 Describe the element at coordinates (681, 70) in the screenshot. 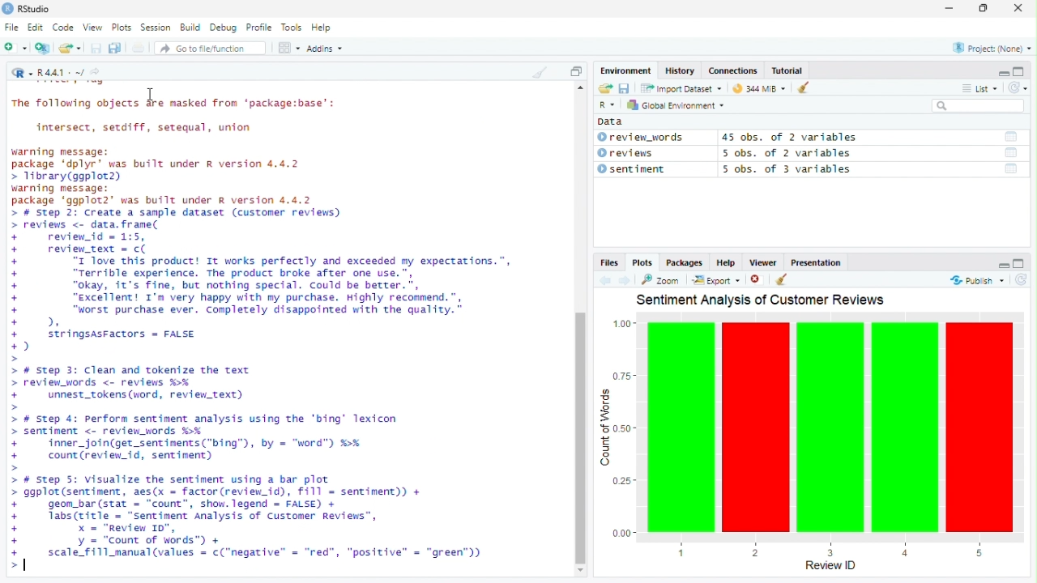

I see `History` at that location.